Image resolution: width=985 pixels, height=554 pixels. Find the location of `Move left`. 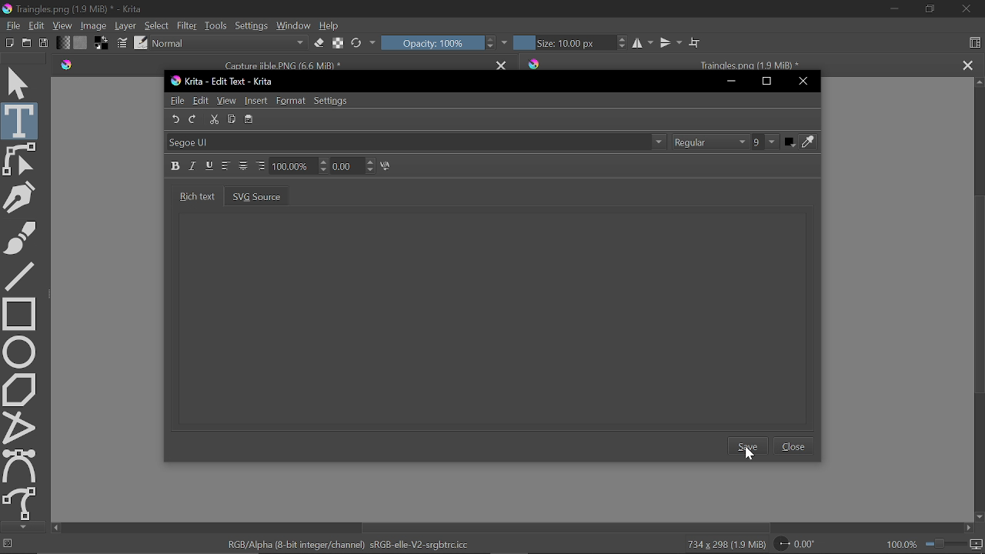

Move left is located at coordinates (55, 529).